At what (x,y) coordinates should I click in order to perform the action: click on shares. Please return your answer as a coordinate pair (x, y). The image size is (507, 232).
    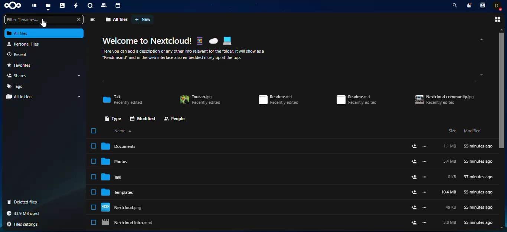
    Looking at the image, I should click on (20, 75).